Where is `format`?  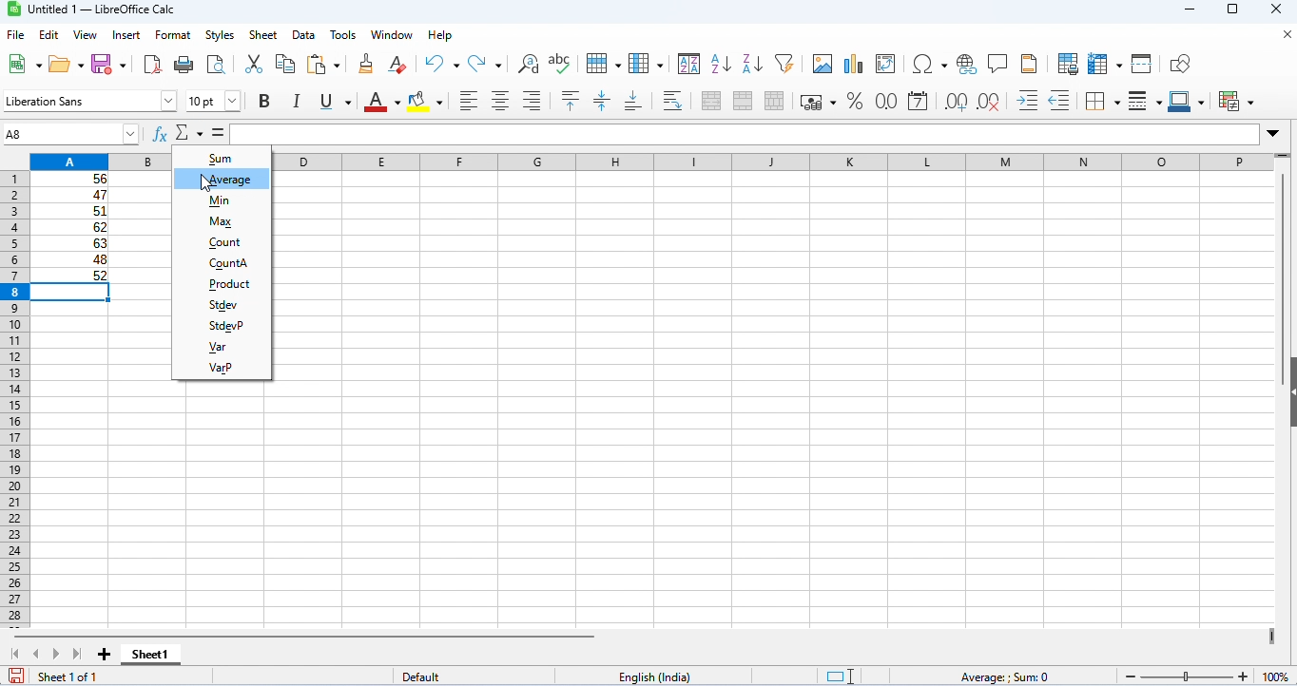 format is located at coordinates (173, 36).